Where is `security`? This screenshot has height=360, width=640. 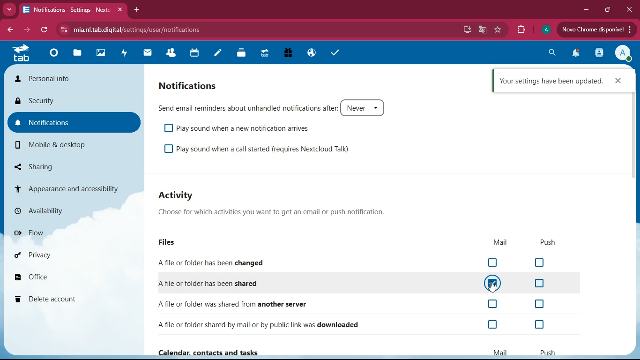 security is located at coordinates (66, 97).